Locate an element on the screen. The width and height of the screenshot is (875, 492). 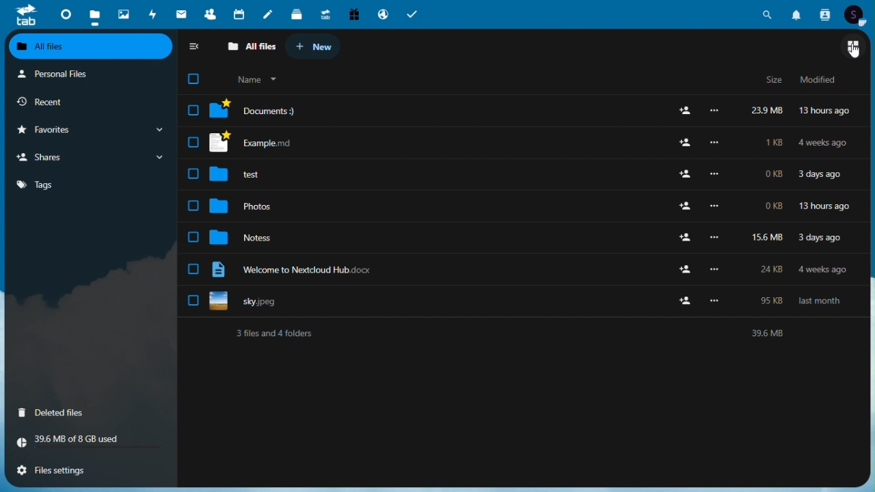
more options is located at coordinates (715, 111).